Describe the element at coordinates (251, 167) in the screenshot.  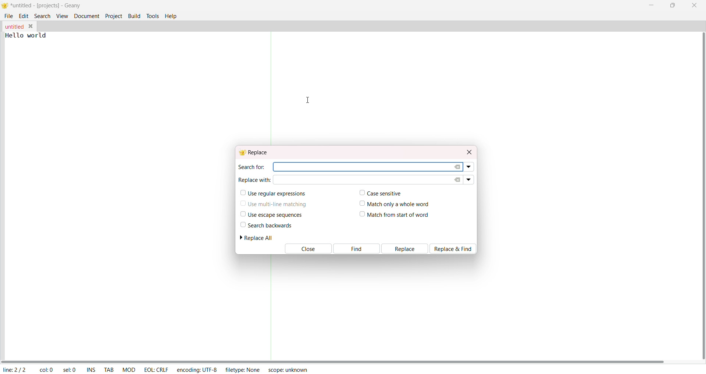
I see `search for` at that location.